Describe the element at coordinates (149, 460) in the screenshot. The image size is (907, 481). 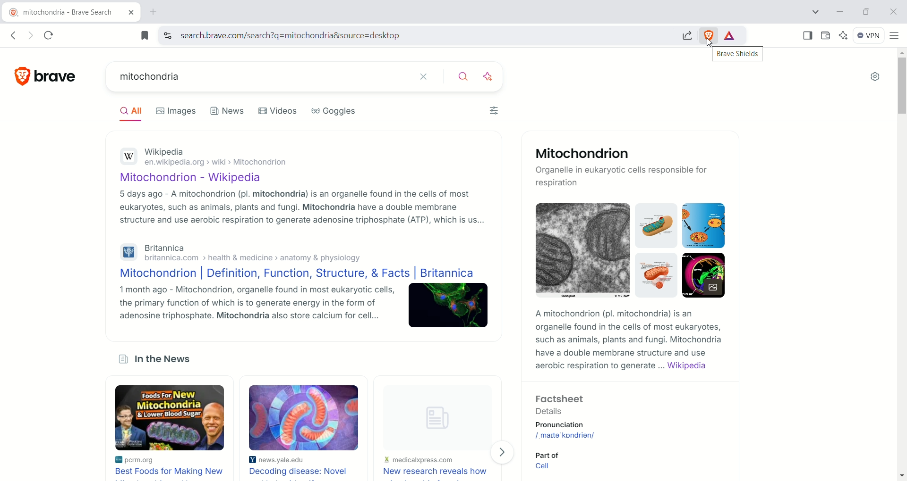
I see `pcrm.org` at that location.